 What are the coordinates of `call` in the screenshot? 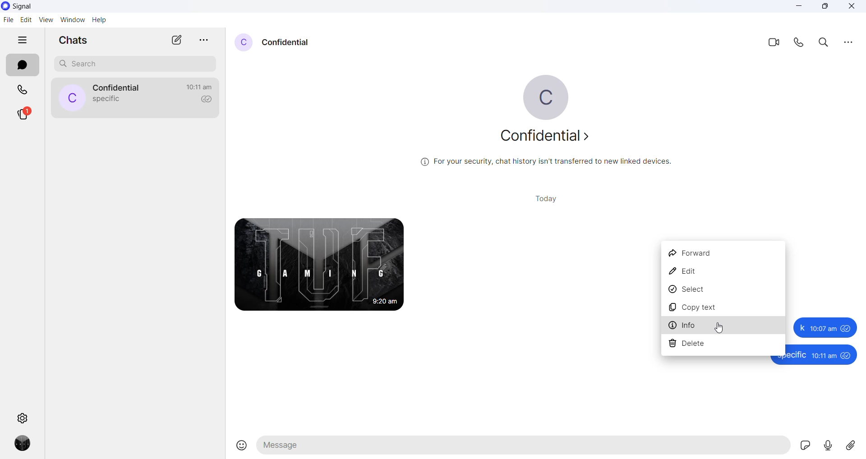 It's located at (801, 43).